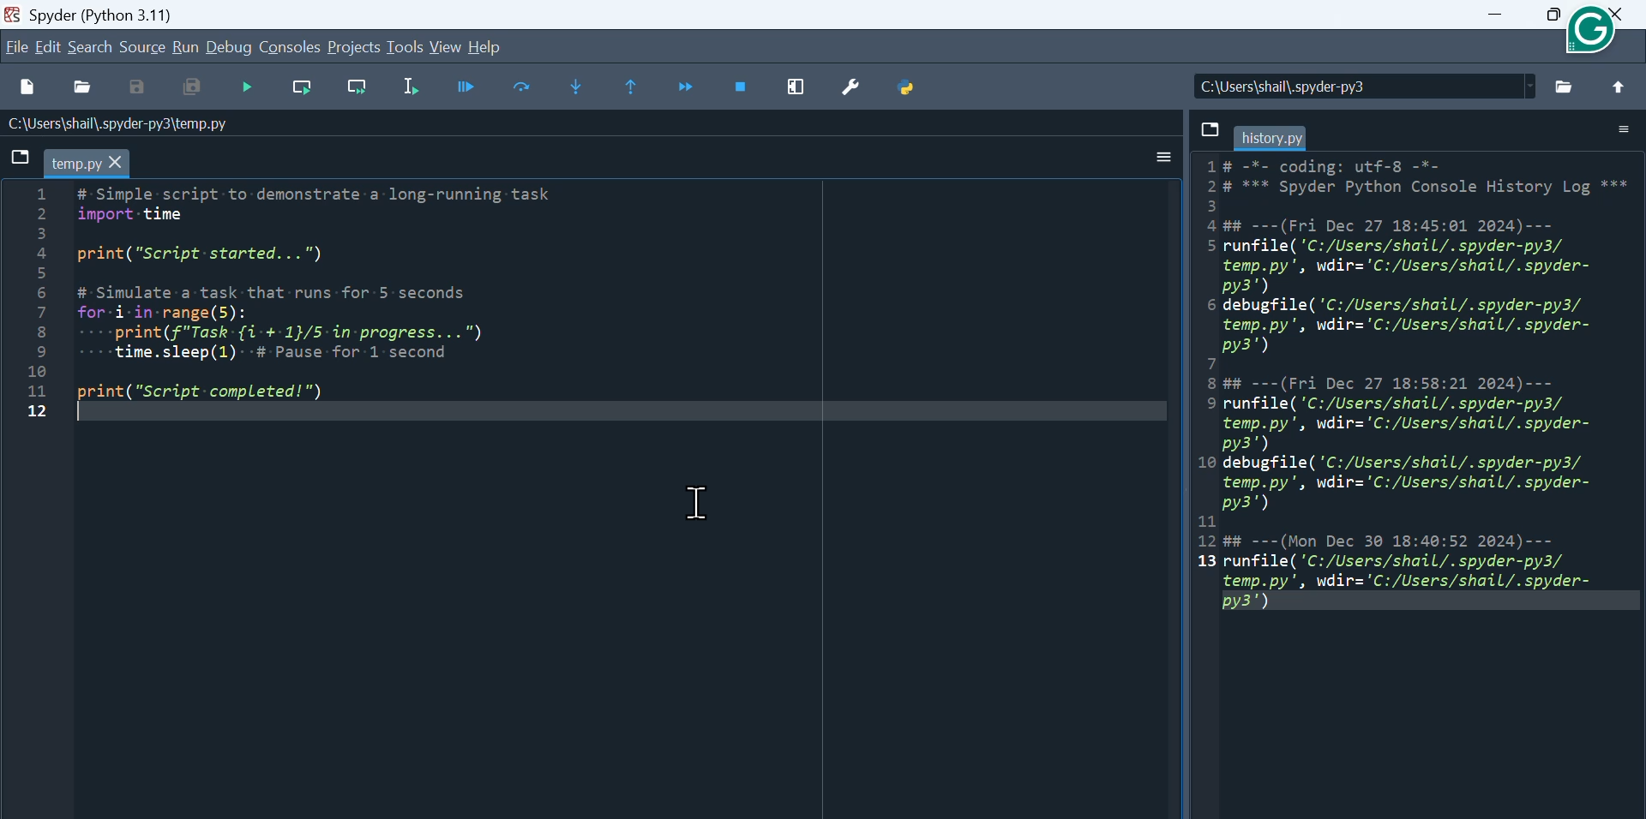 Image resolution: width=1646 pixels, height=819 pixels. Describe the element at coordinates (688, 85) in the screenshot. I see `Continue execution until next function` at that location.